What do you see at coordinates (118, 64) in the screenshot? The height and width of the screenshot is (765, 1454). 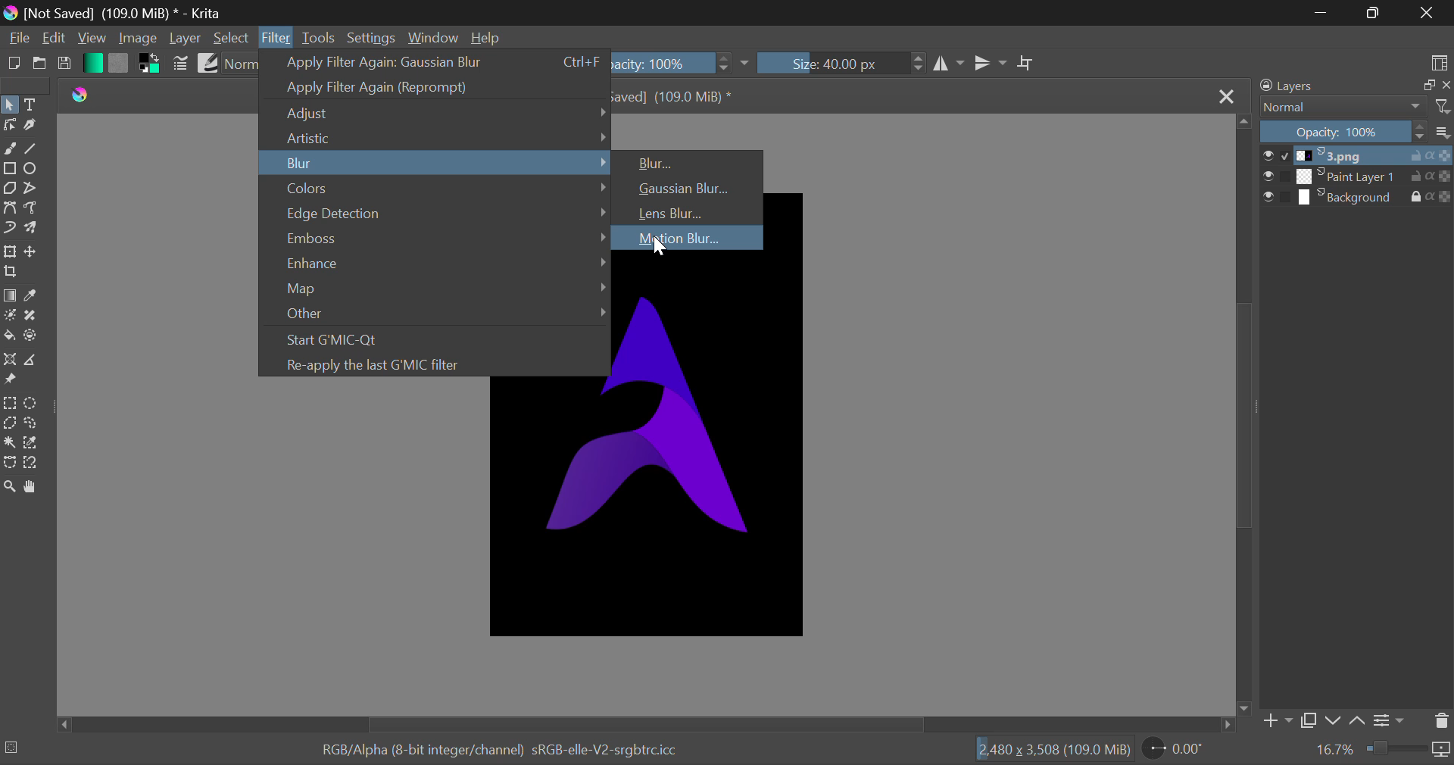 I see `Pattern` at bounding box center [118, 64].